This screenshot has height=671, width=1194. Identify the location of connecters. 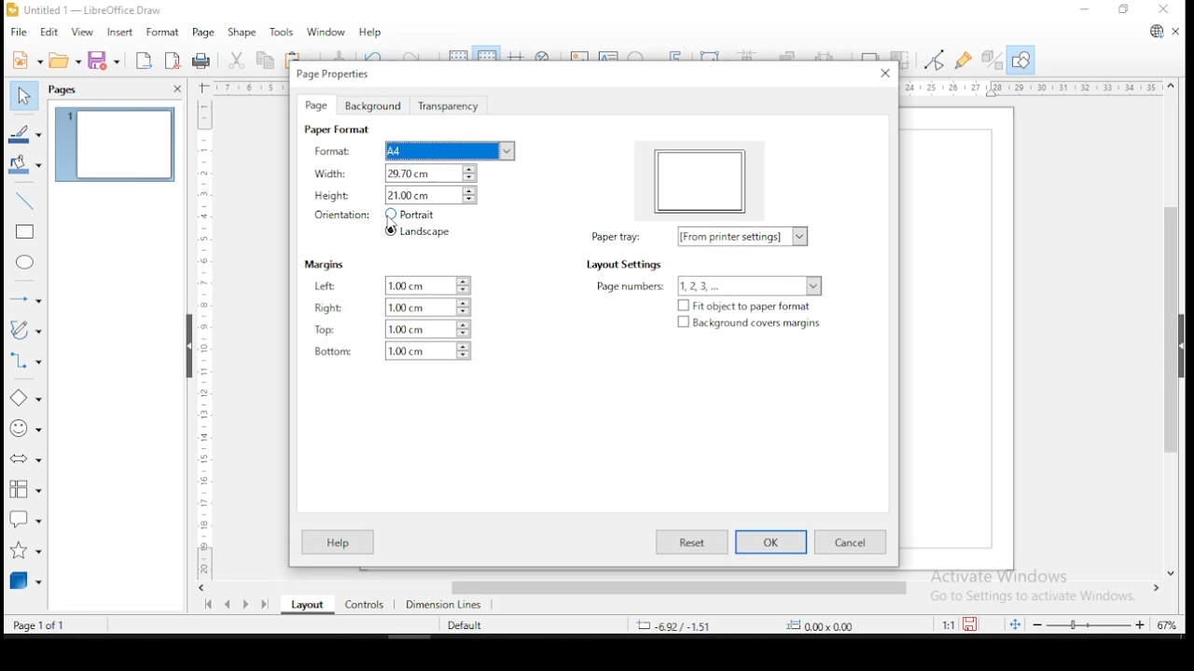
(24, 363).